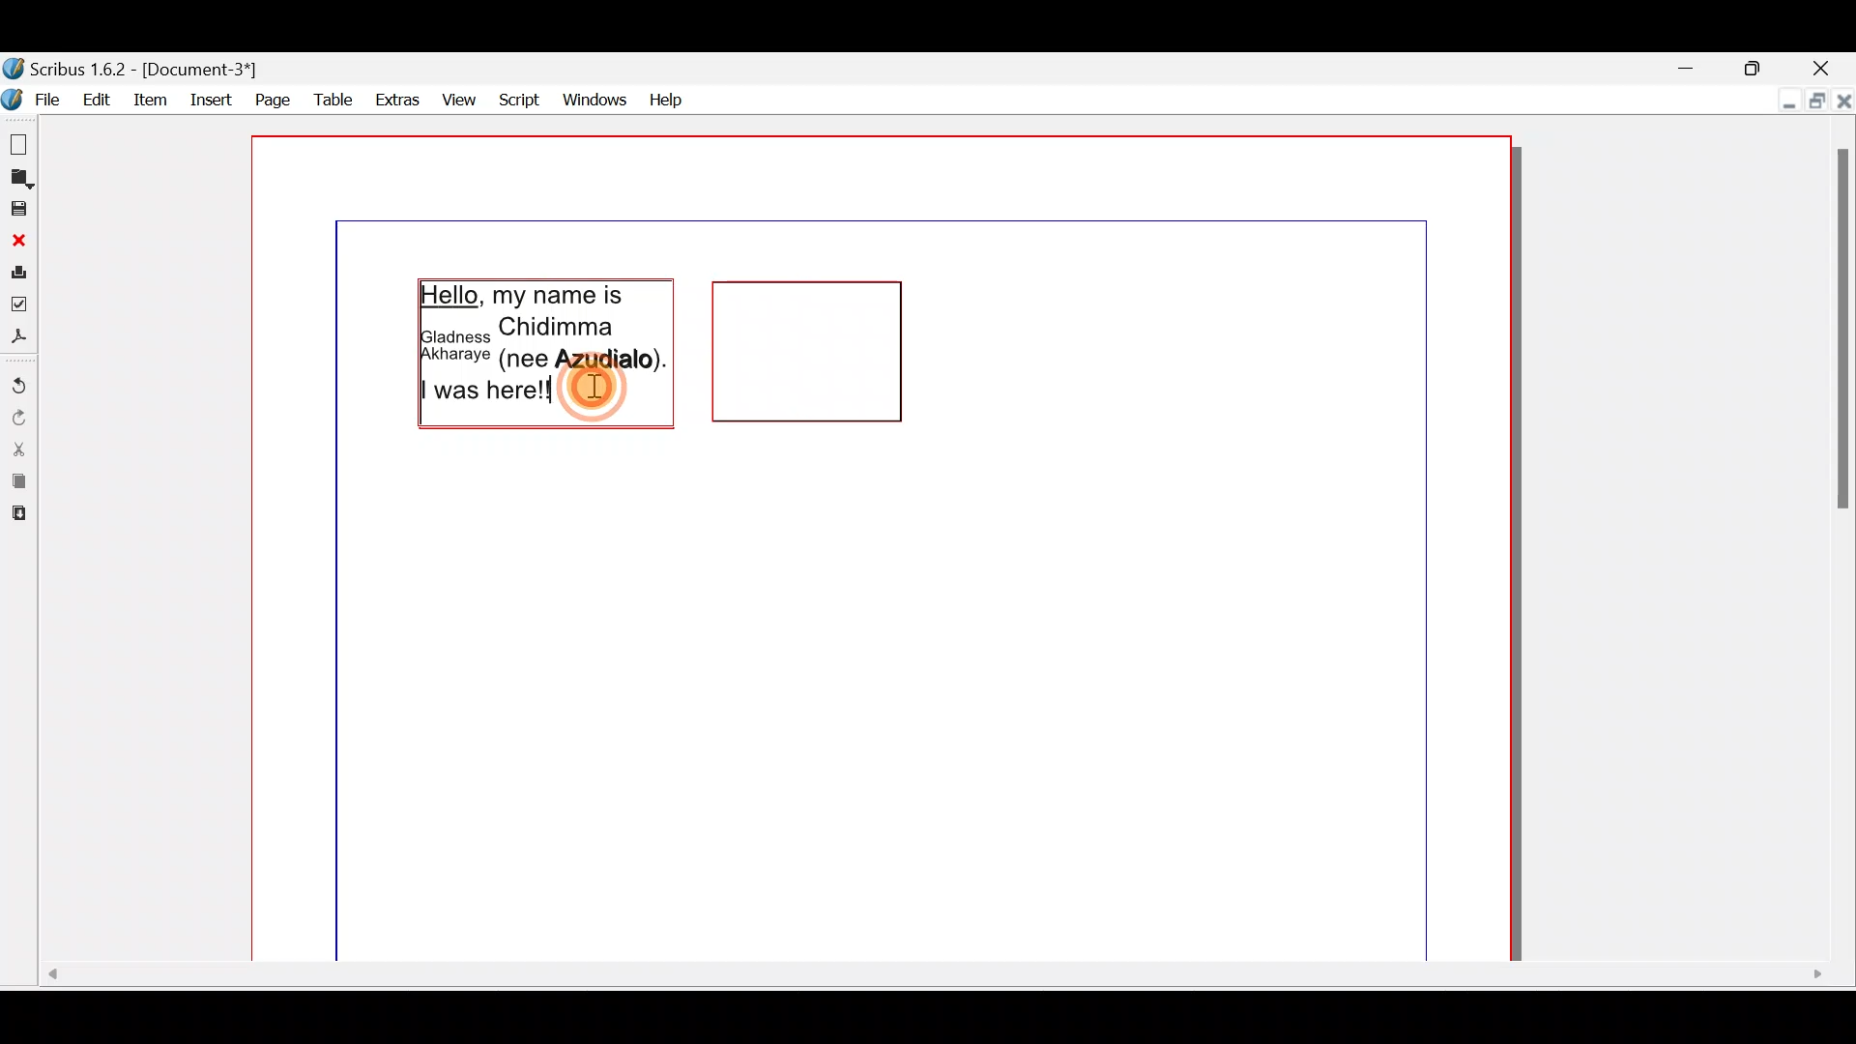 The height and width of the screenshot is (1044, 1856). I want to click on item, so click(152, 100).